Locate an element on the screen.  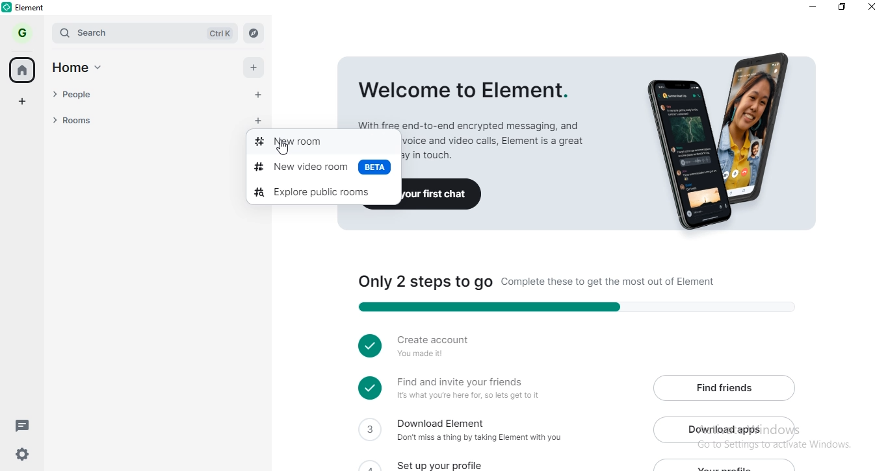
new video room is located at coordinates (321, 169).